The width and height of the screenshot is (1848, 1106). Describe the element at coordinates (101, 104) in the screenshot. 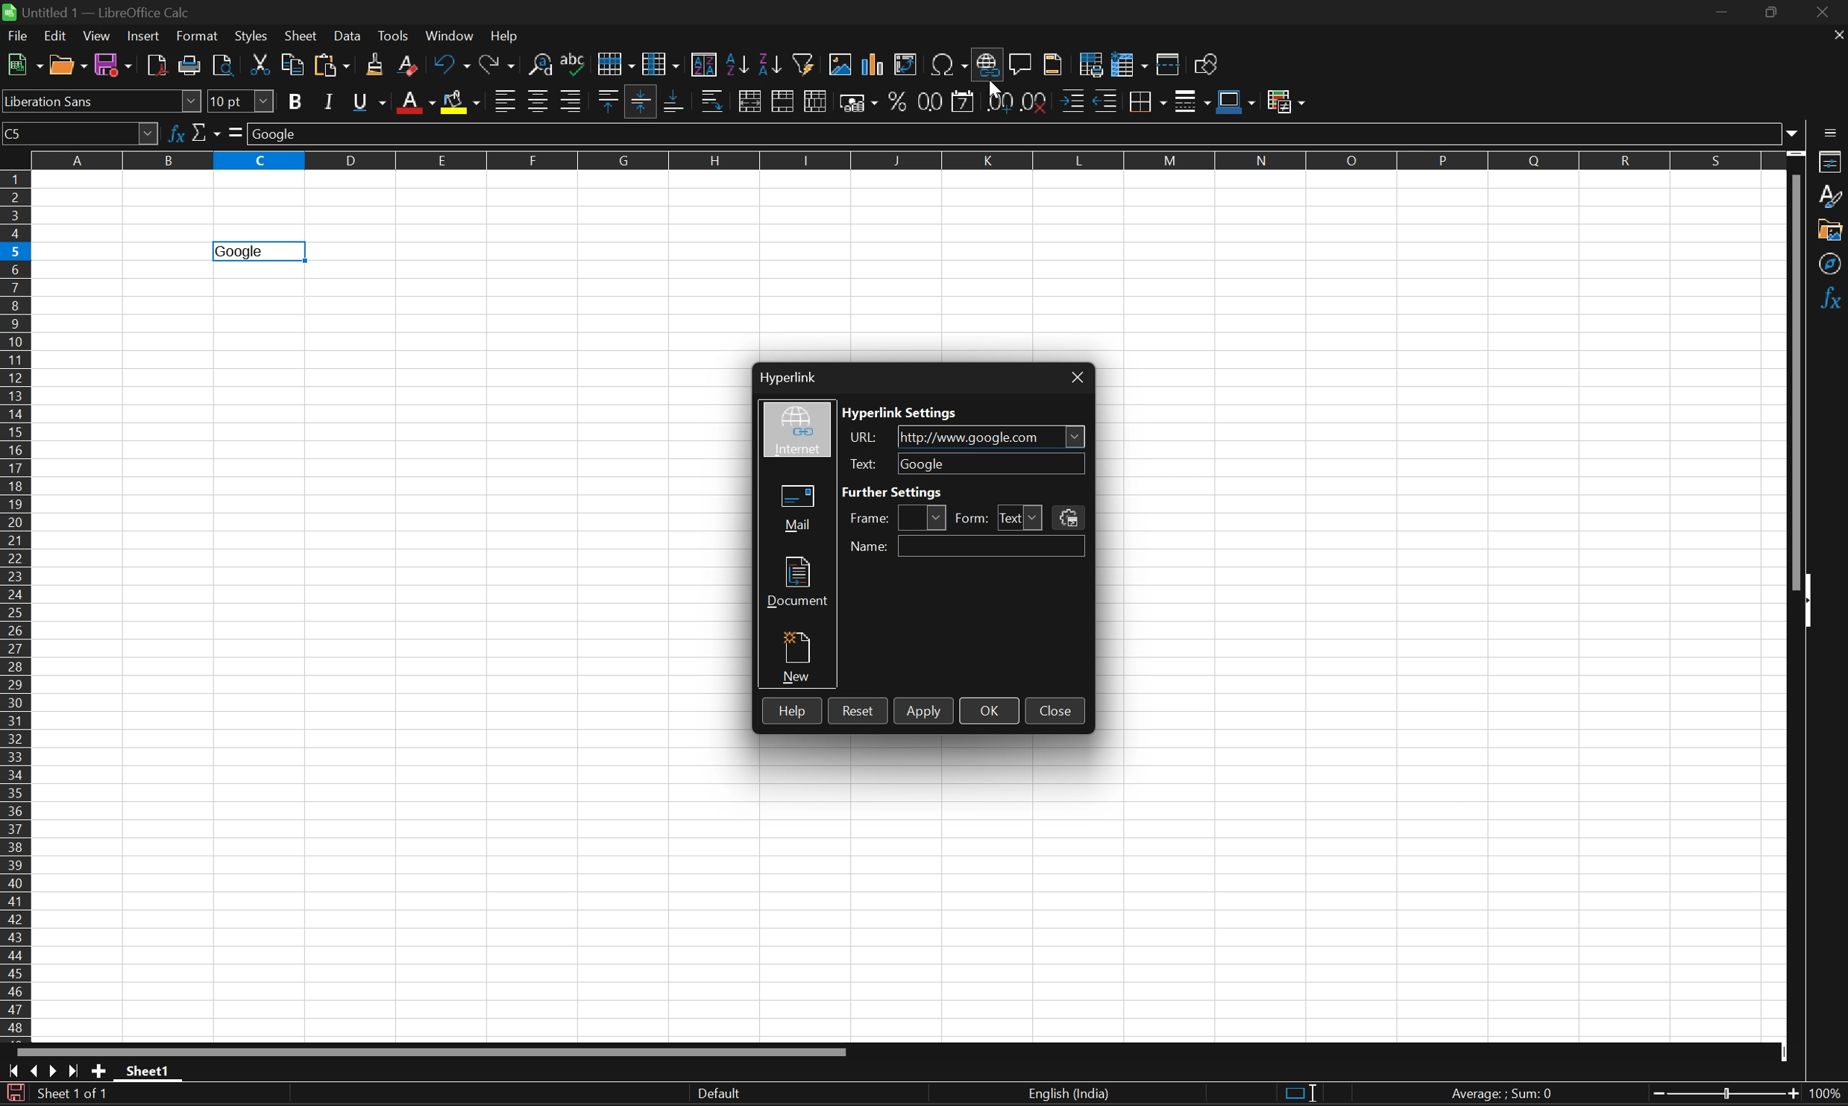

I see `Font name` at that location.